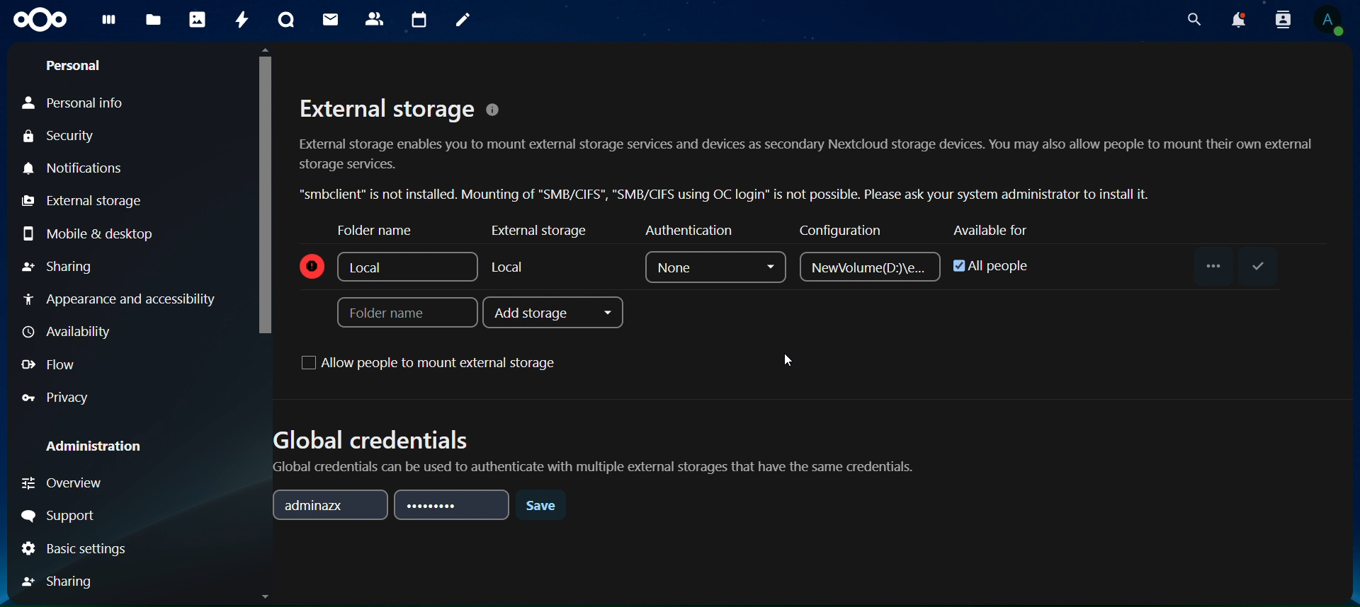  Describe the element at coordinates (1210, 265) in the screenshot. I see `...` at that location.